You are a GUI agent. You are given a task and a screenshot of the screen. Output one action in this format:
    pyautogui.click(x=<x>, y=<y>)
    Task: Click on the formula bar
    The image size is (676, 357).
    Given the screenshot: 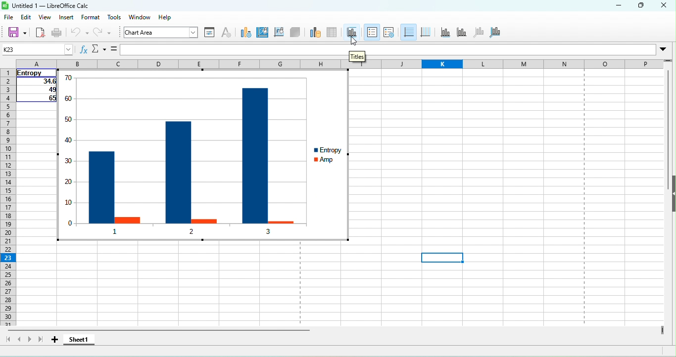 What is the action you would take?
    pyautogui.click(x=396, y=47)
    